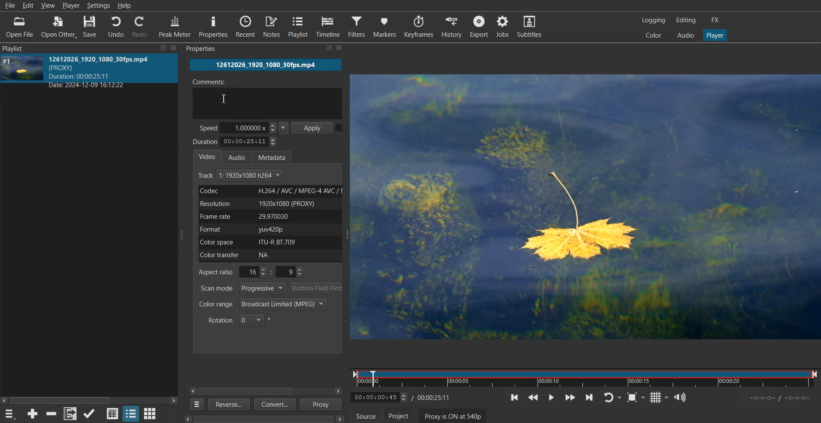 Image resolution: width=821 pixels, height=423 pixels. What do you see at coordinates (263, 304) in the screenshot?
I see `Color range Broadcast limited` at bounding box center [263, 304].